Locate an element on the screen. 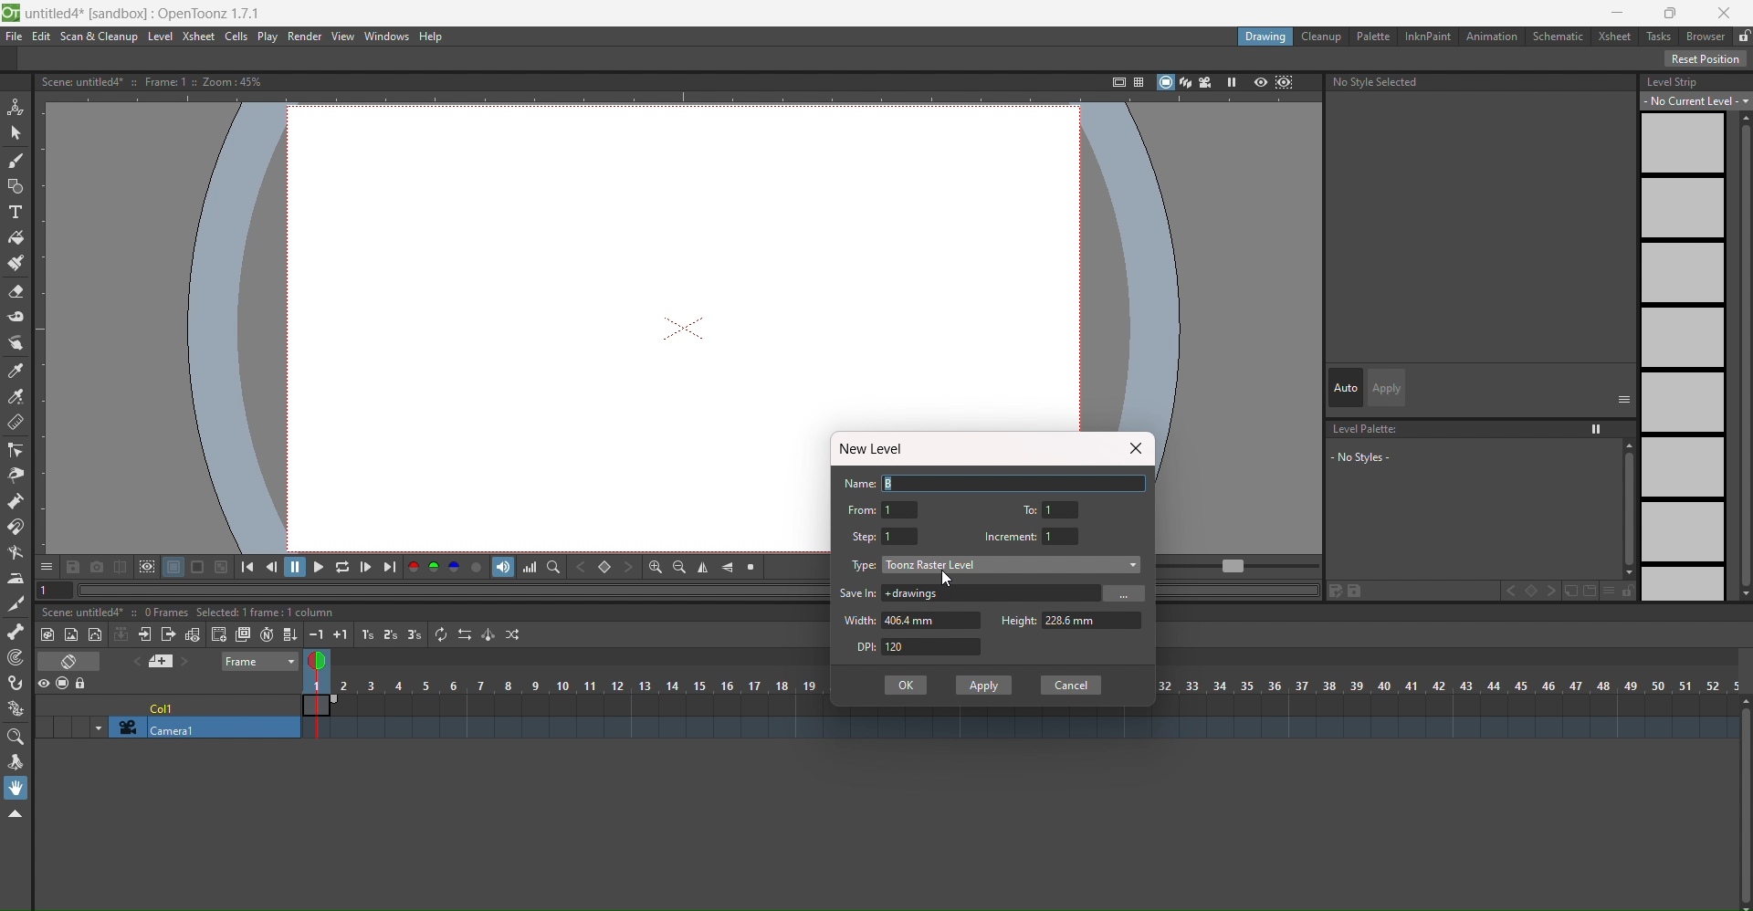 This screenshot has height=911, width=1753. set key is located at coordinates (604, 567).